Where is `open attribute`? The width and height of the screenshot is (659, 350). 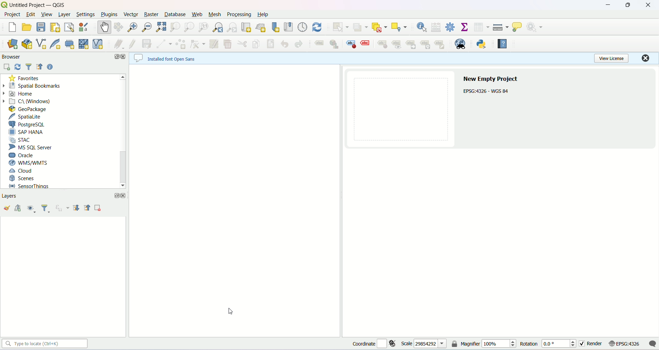 open attribute is located at coordinates (483, 27).